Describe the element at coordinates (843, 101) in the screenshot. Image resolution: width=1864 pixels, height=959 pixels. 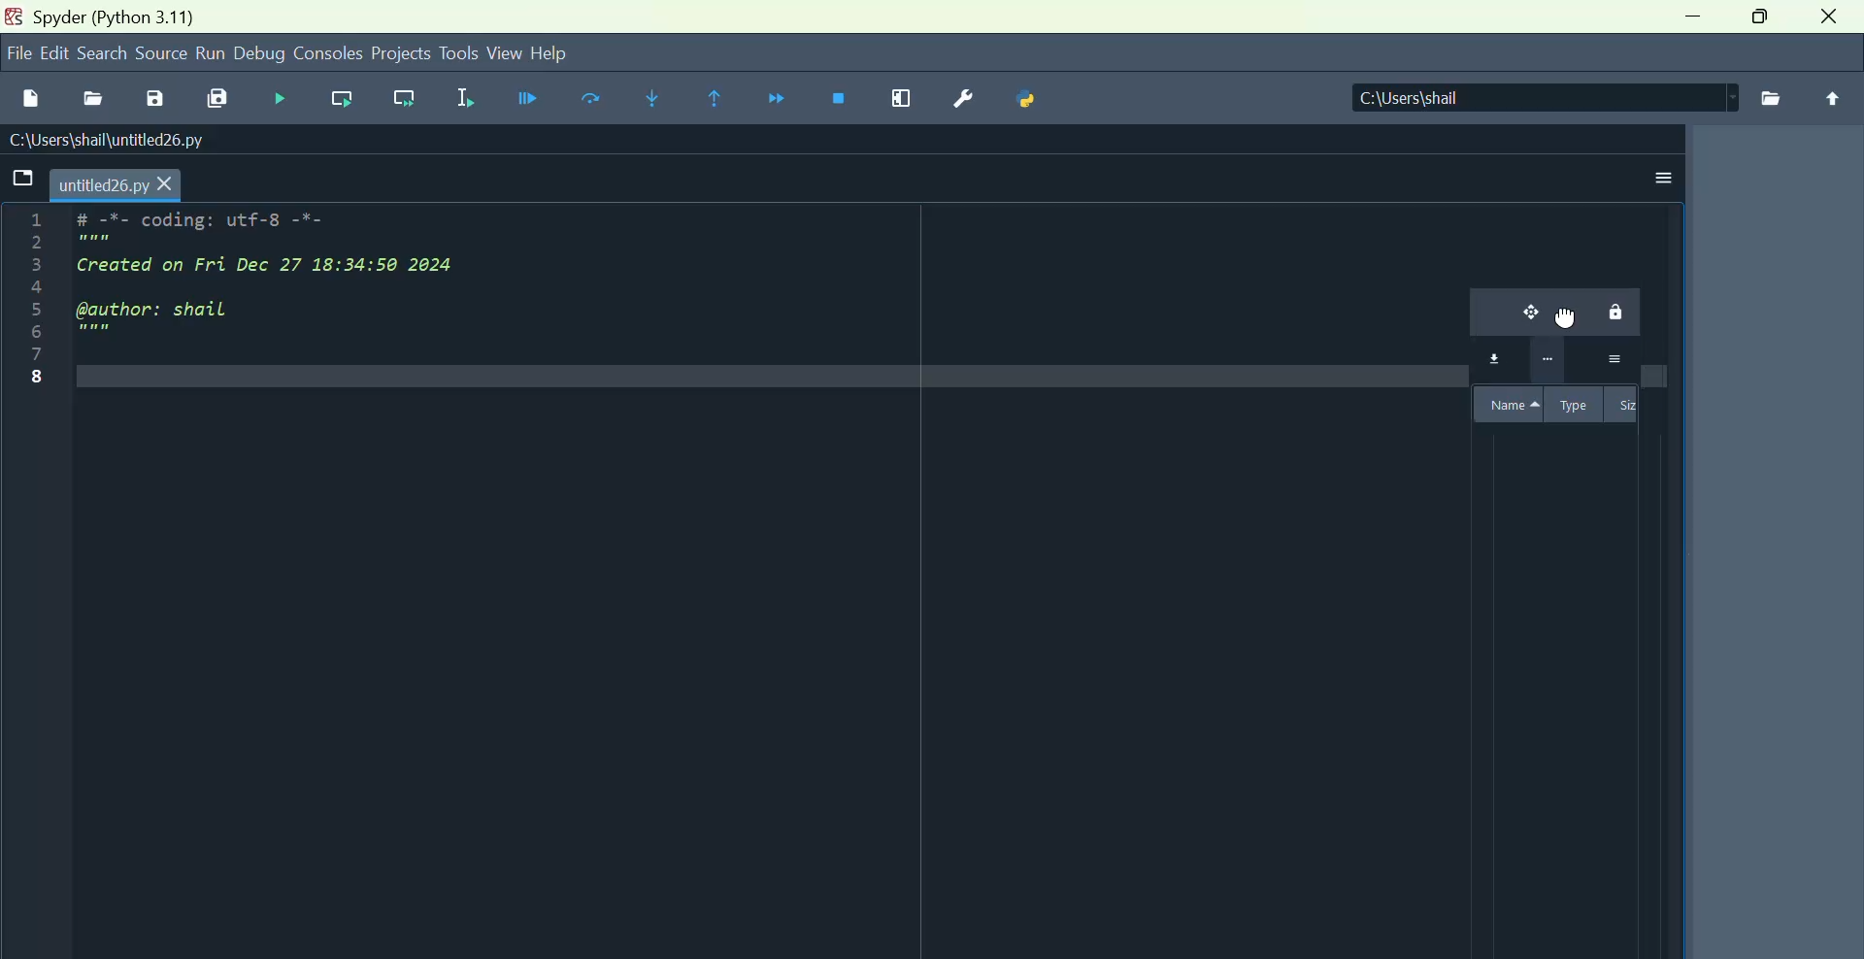
I see `Stop debugging` at that location.